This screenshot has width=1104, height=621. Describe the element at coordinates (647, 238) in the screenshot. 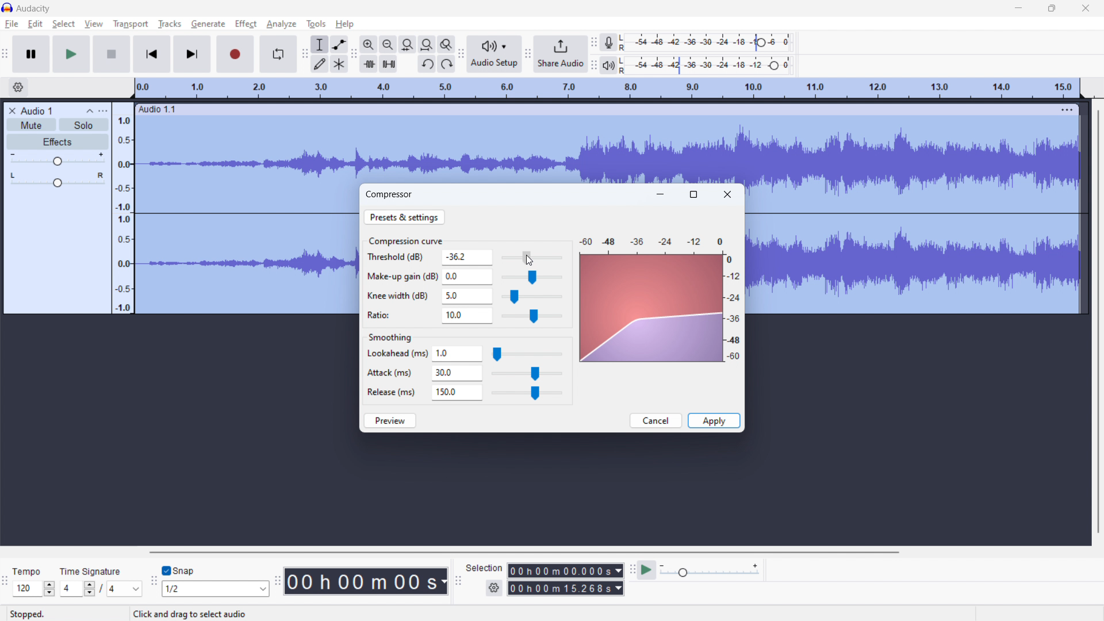

I see `-60 -48 -36 24 -12 0 (Curve x-axis)` at that location.